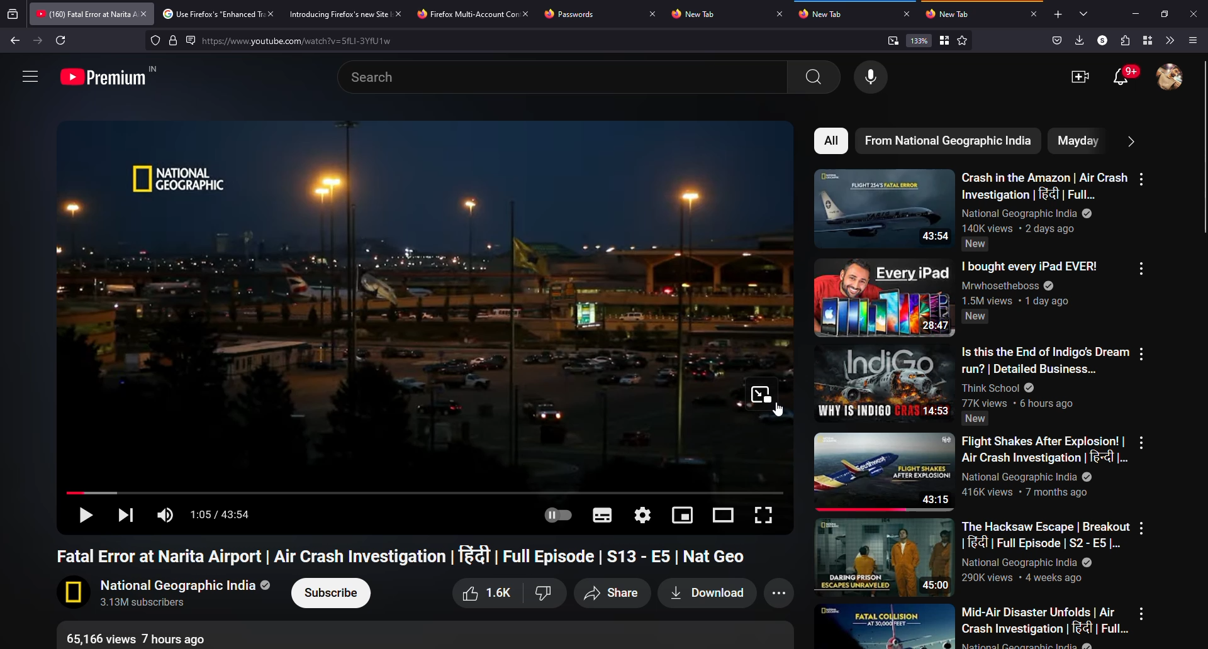 This screenshot has height=649, width=1208. I want to click on close, so click(269, 13).